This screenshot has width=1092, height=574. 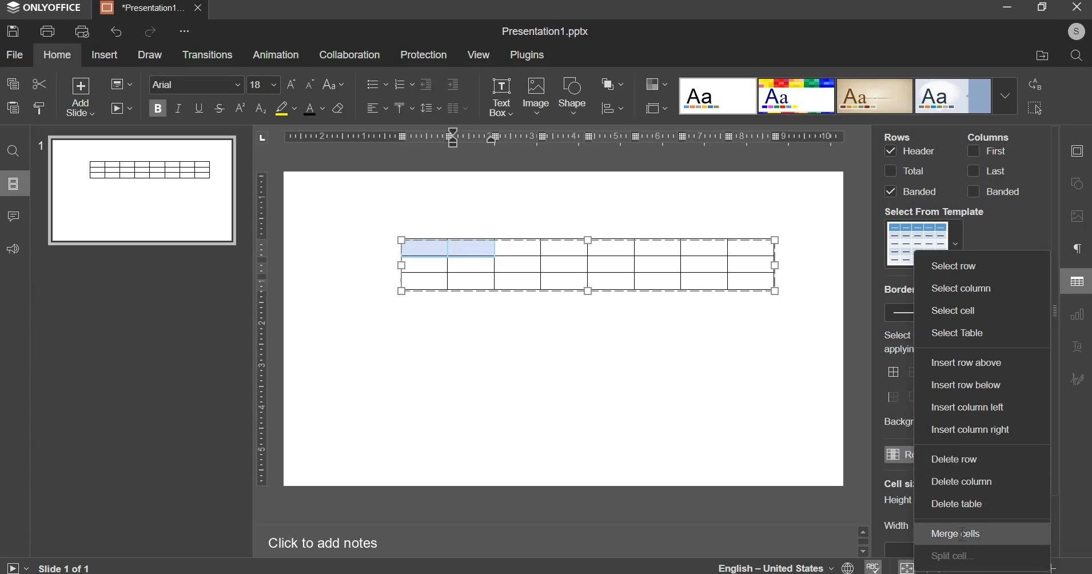 What do you see at coordinates (936, 212) in the screenshot?
I see `Select From Templete` at bounding box center [936, 212].